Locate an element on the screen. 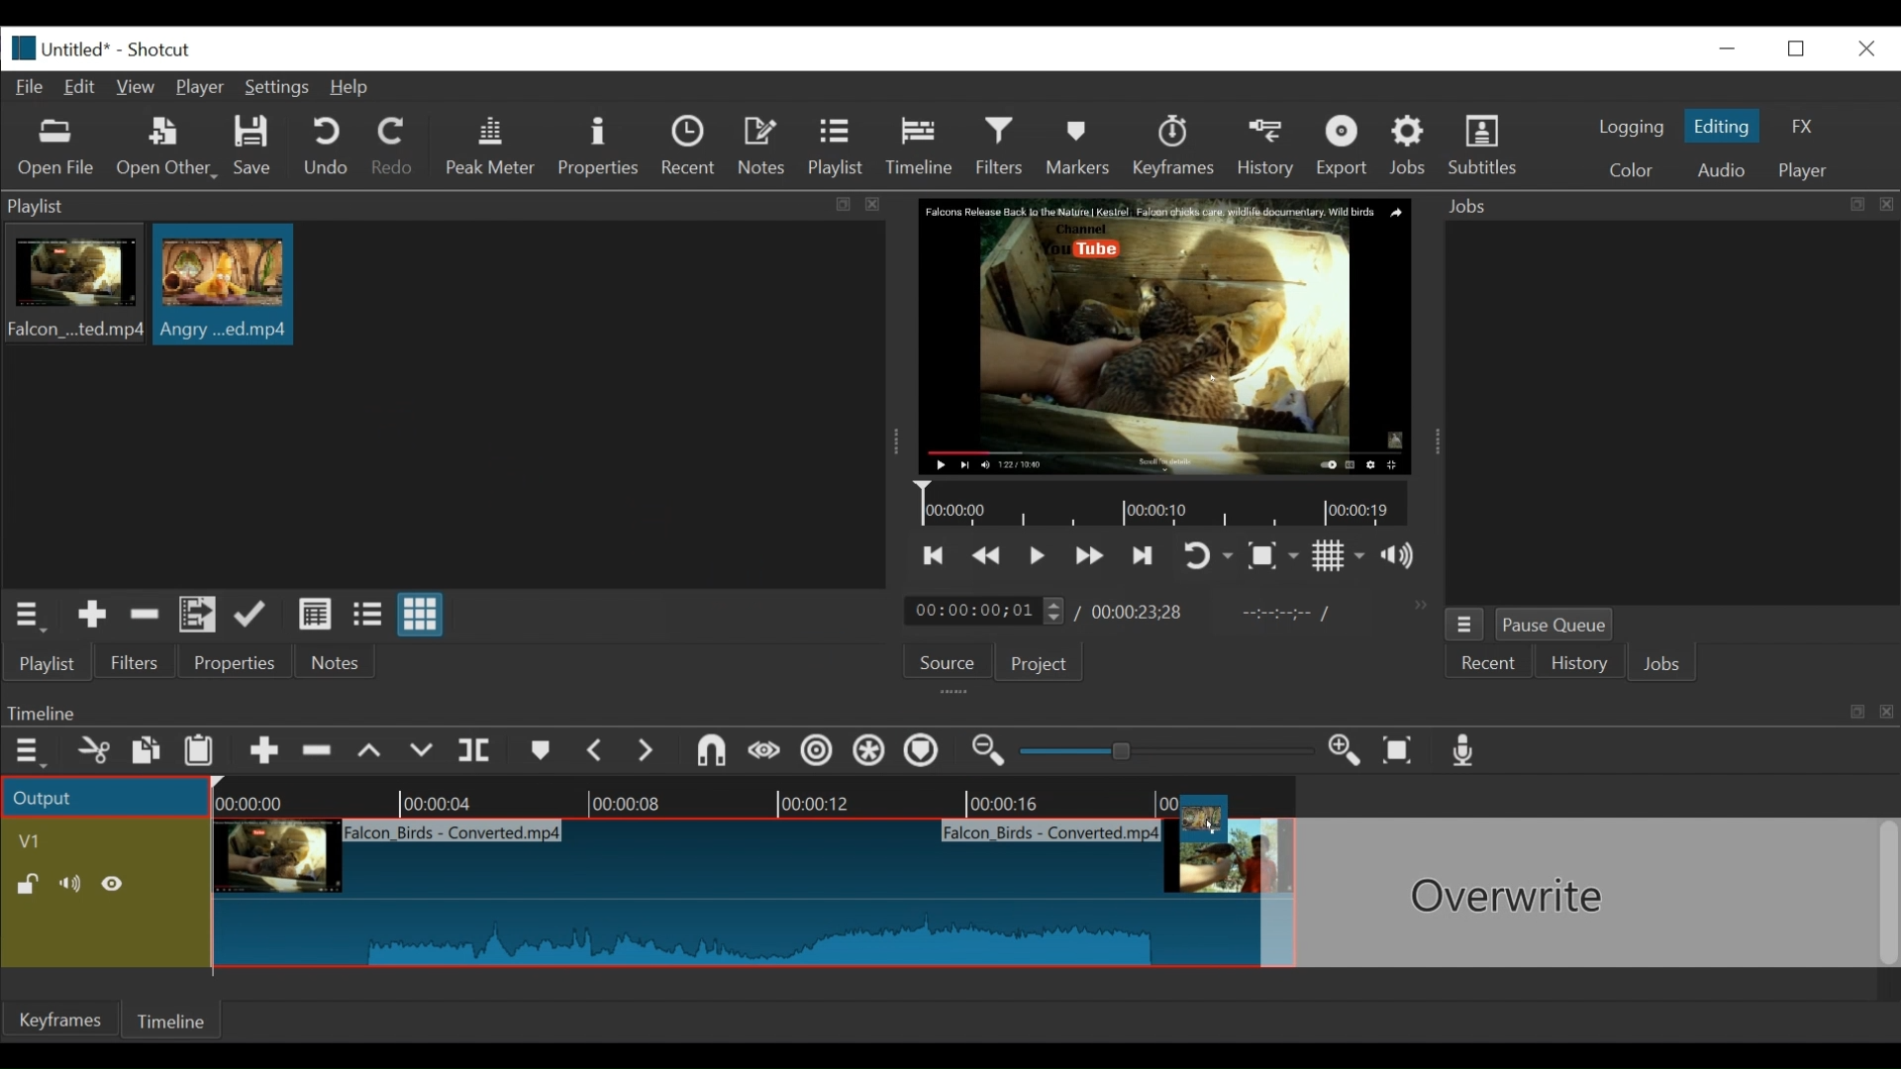  toggle player looping is located at coordinates (1208, 557).